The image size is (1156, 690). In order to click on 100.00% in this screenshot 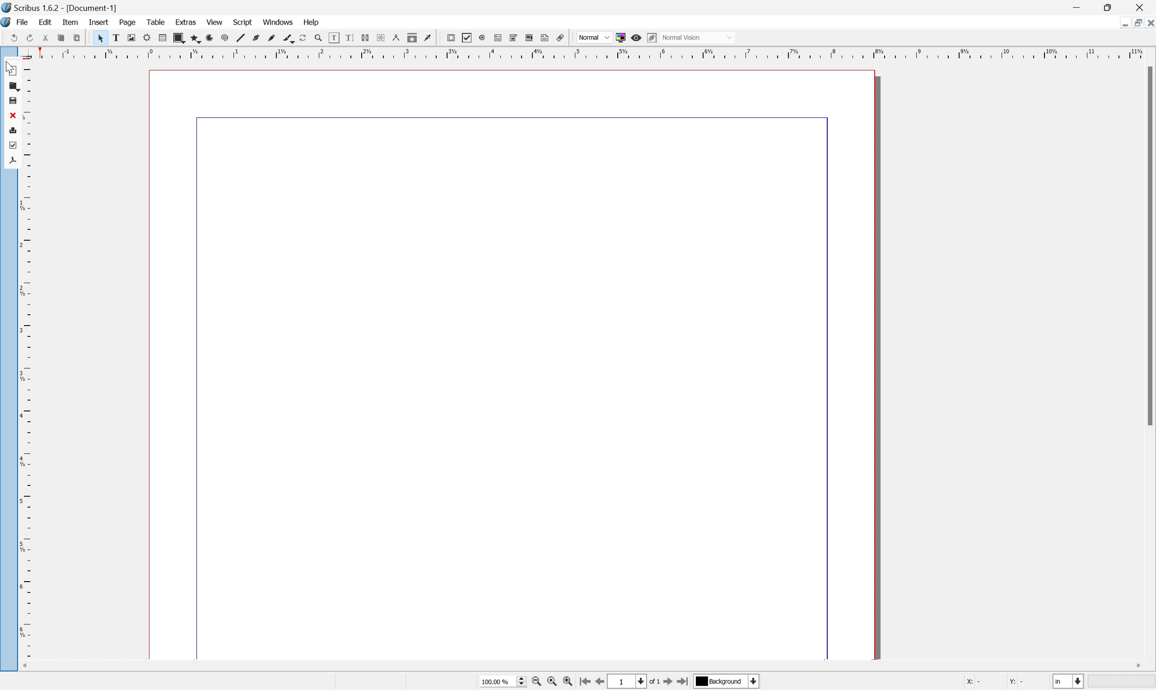, I will do `click(502, 681)`.